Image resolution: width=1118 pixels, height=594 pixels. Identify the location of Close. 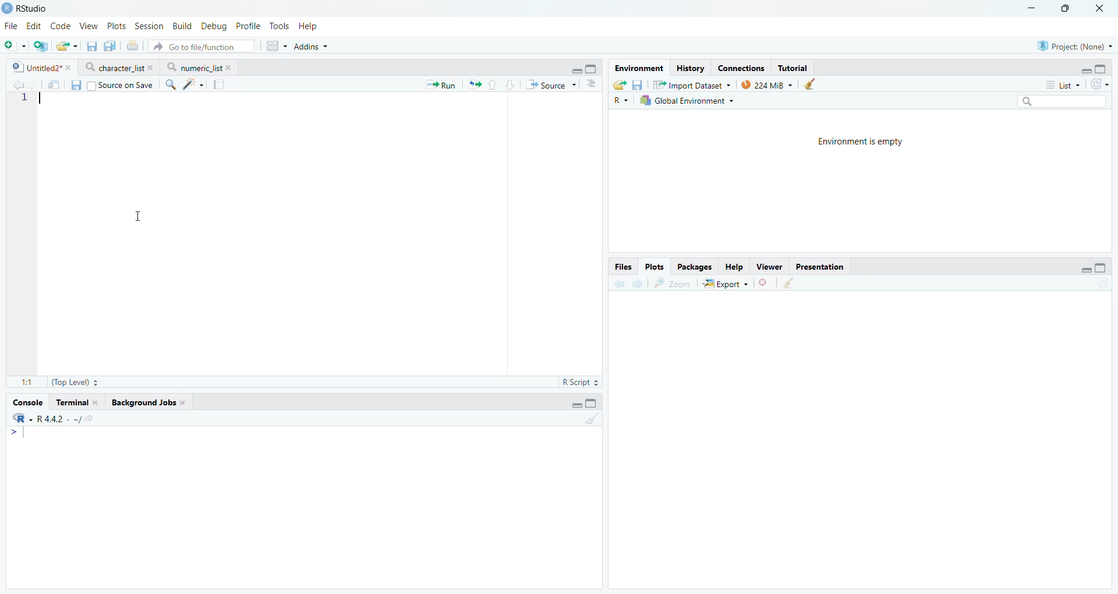
(1102, 8).